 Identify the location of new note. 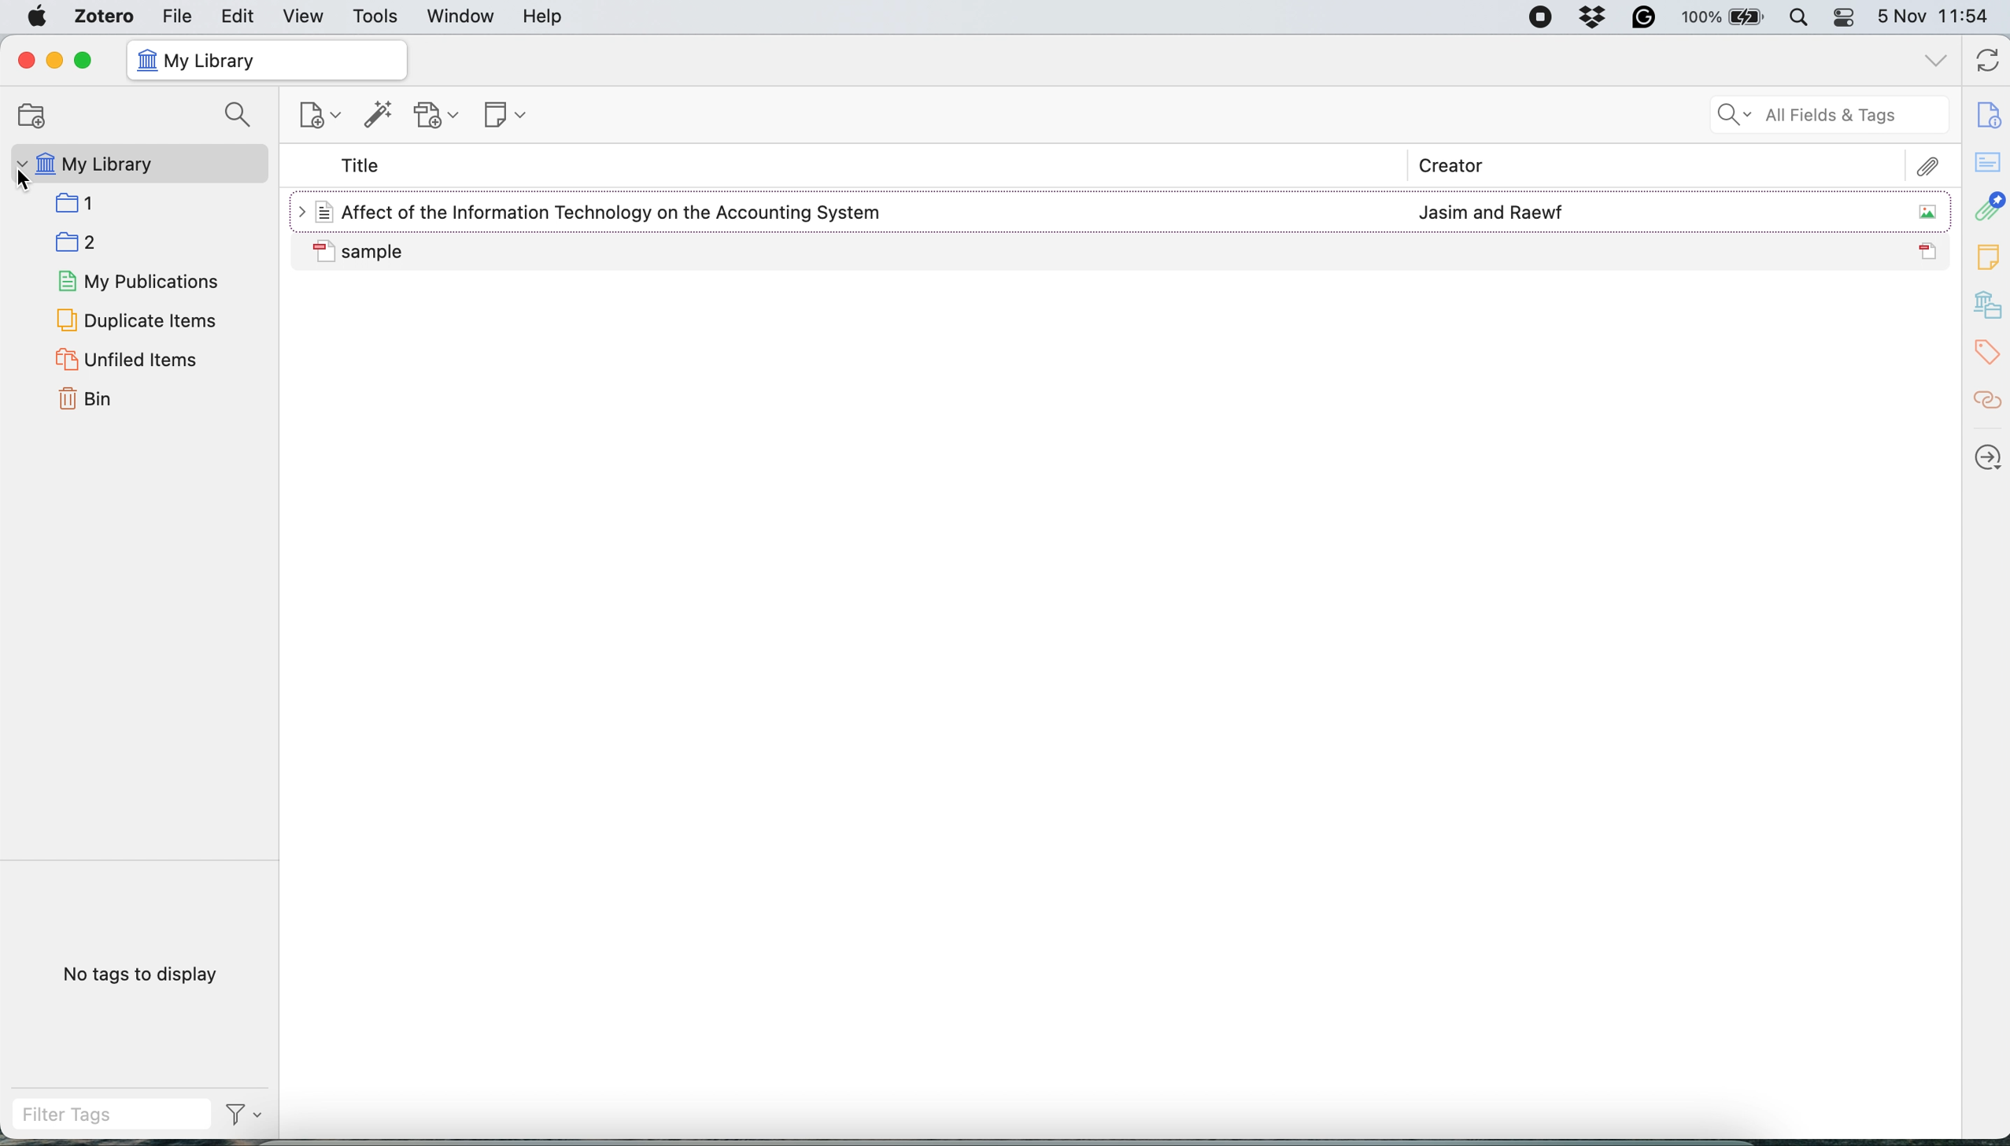
(1983, 253).